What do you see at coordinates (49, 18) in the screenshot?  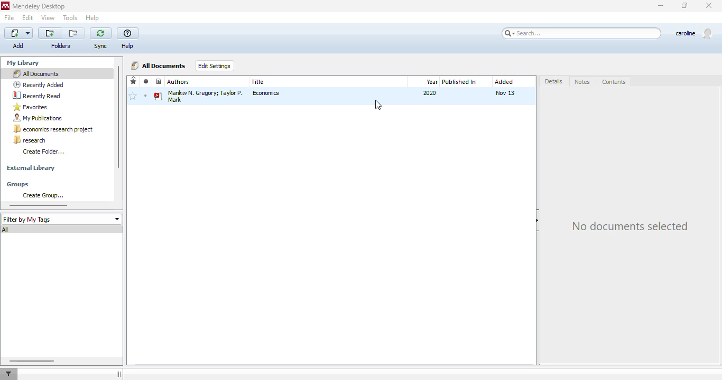 I see `view` at bounding box center [49, 18].